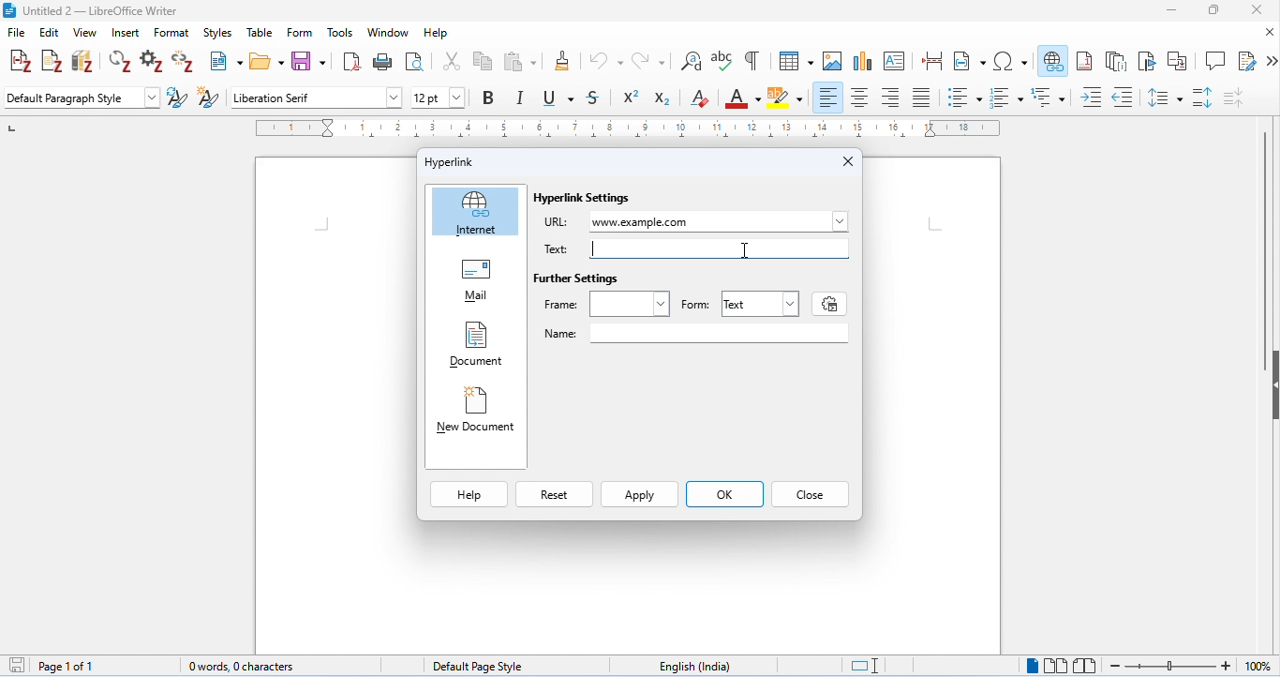 The image size is (1280, 677). I want to click on unlink citations, so click(183, 63).